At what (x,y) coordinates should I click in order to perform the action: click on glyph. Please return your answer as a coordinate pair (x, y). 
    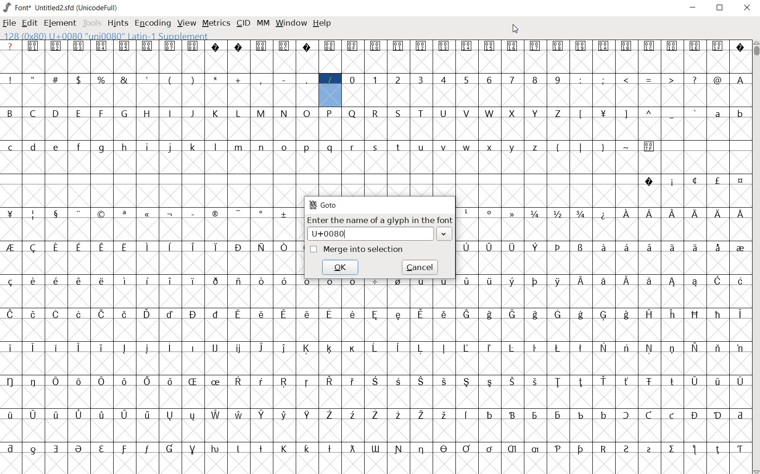
    Looking at the image, I should click on (512, 114).